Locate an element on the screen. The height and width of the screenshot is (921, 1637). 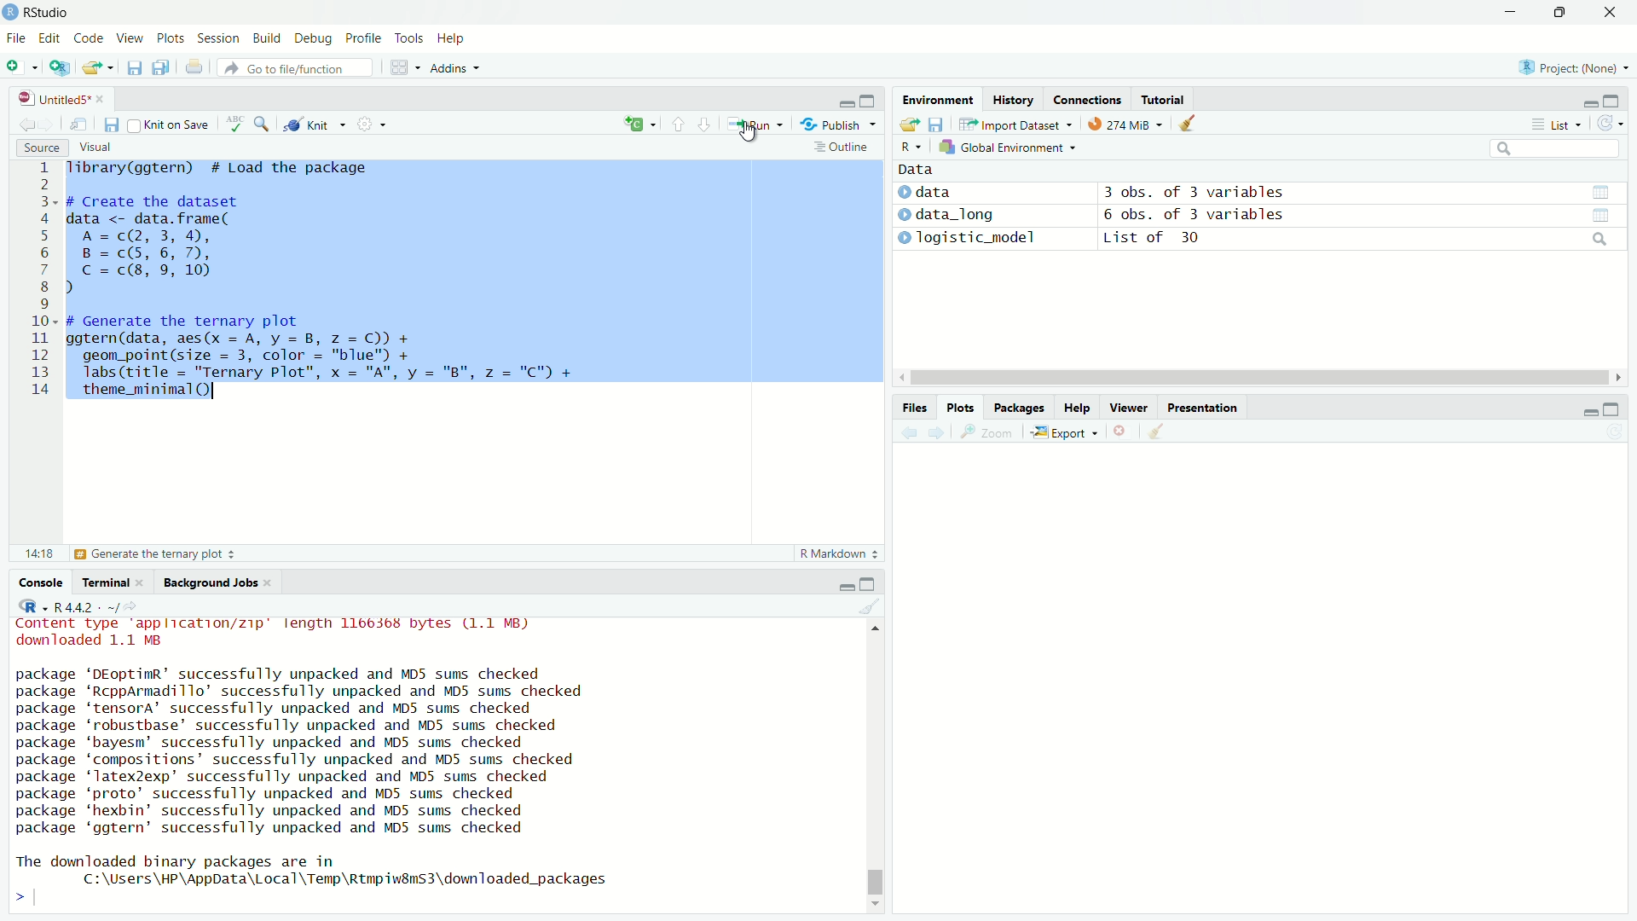
Presentation is located at coordinates (1205, 407).